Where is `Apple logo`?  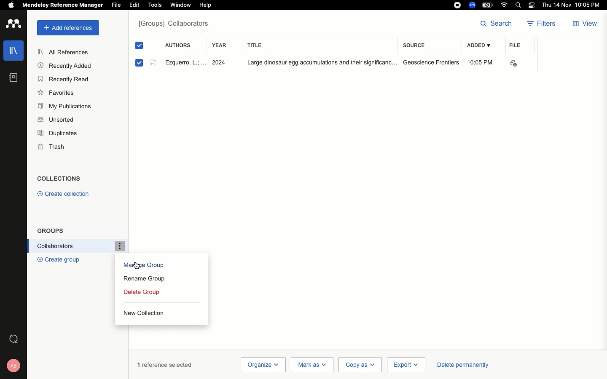
Apple logo is located at coordinates (11, 4).